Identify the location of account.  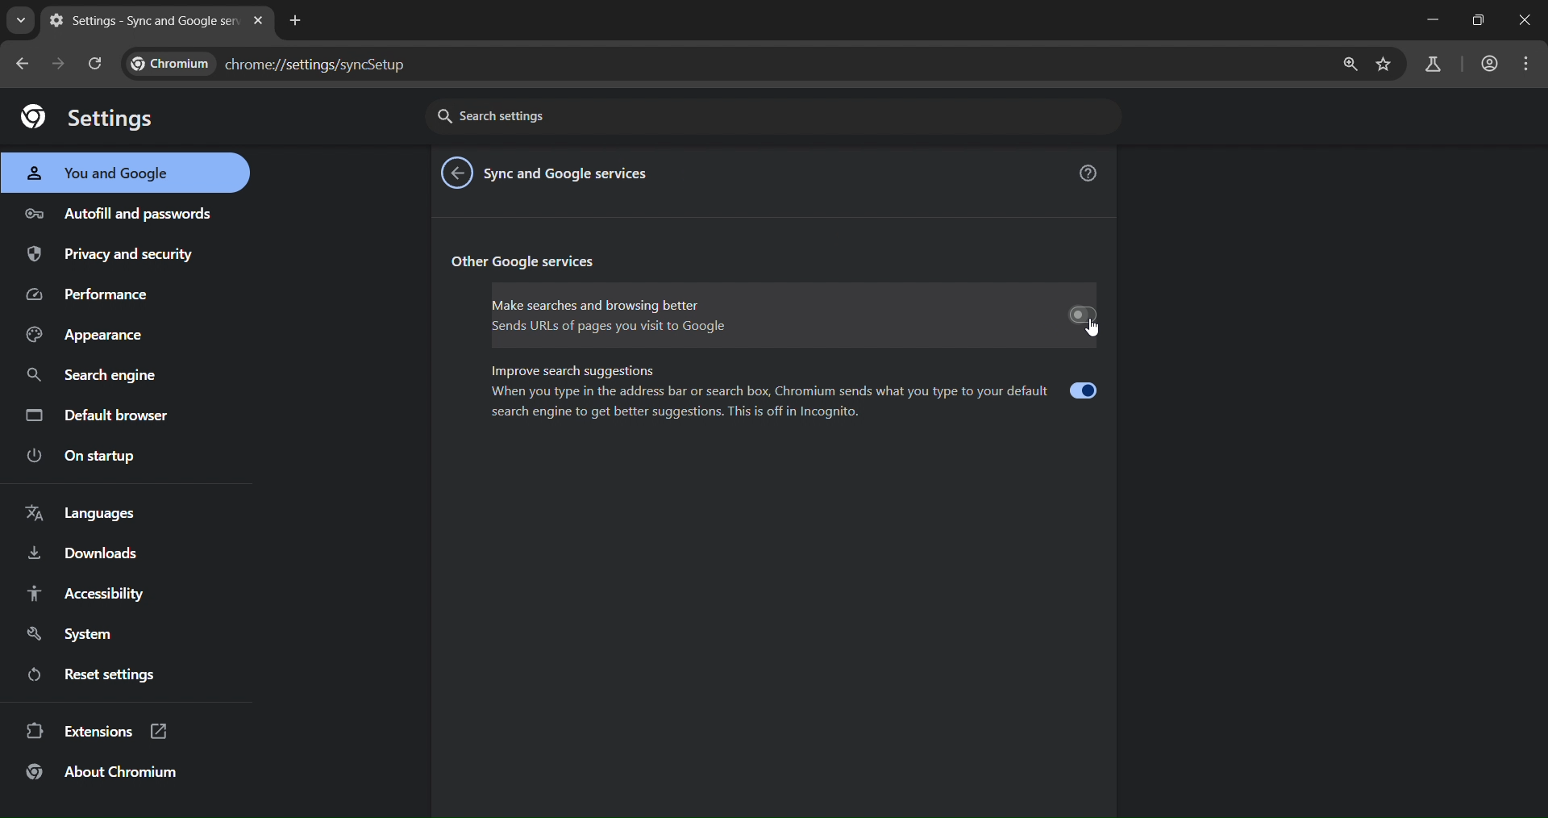
(1489, 65).